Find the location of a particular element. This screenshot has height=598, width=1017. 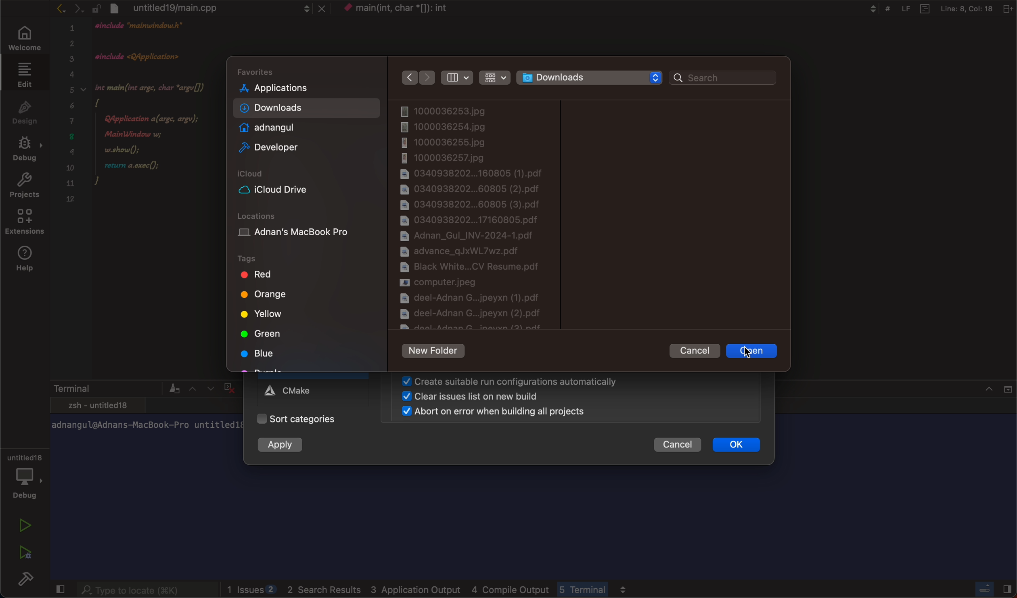

build is located at coordinates (24, 579).